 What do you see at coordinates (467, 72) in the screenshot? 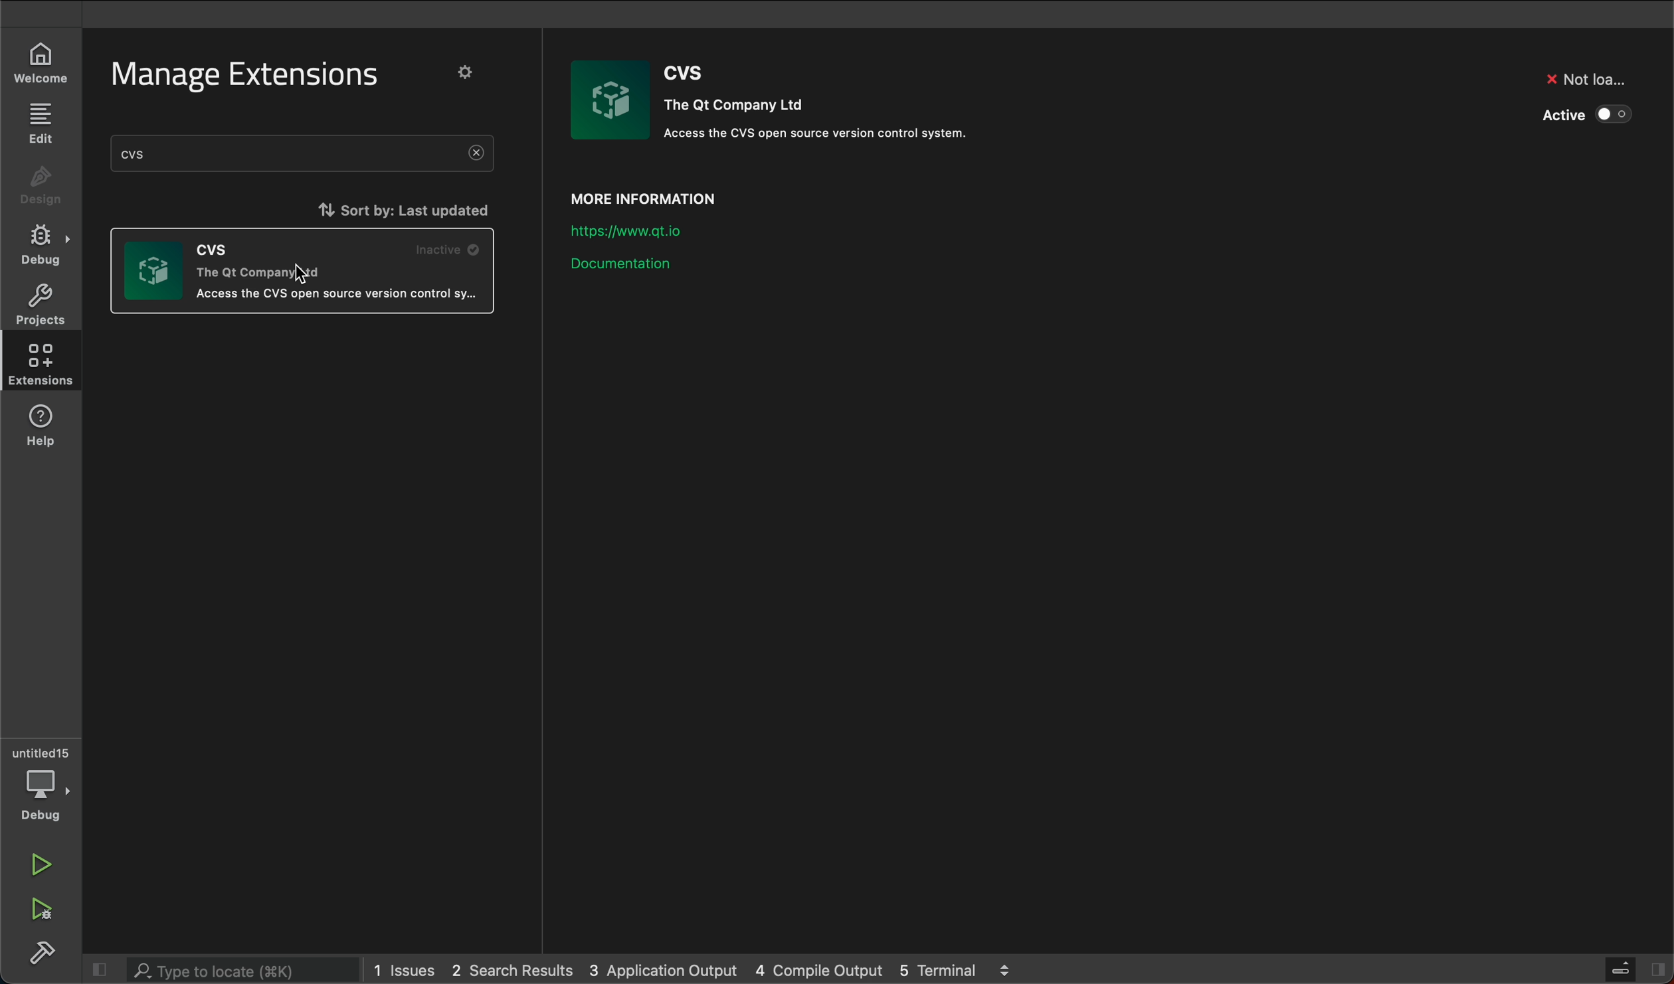
I see `settings` at bounding box center [467, 72].